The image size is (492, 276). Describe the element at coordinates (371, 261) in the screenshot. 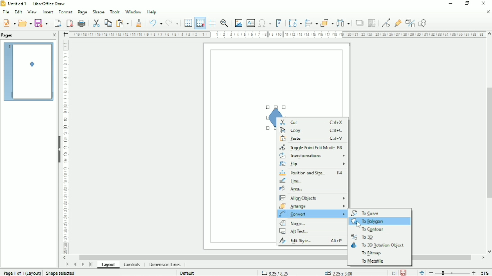

I see `To metafile` at that location.